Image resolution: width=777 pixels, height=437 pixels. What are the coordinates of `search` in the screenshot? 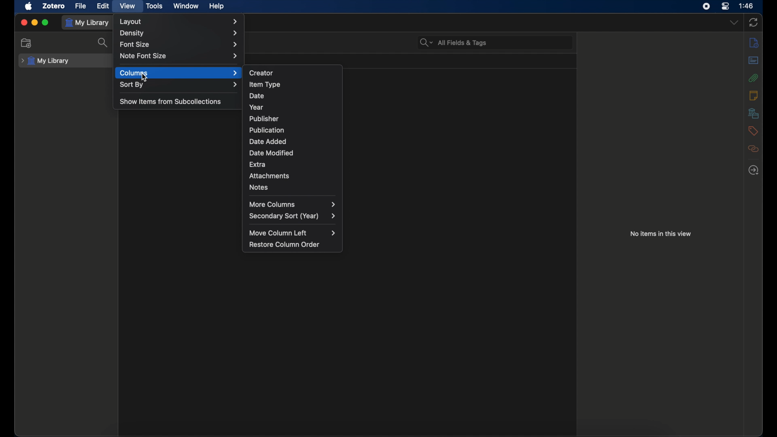 It's located at (104, 42).